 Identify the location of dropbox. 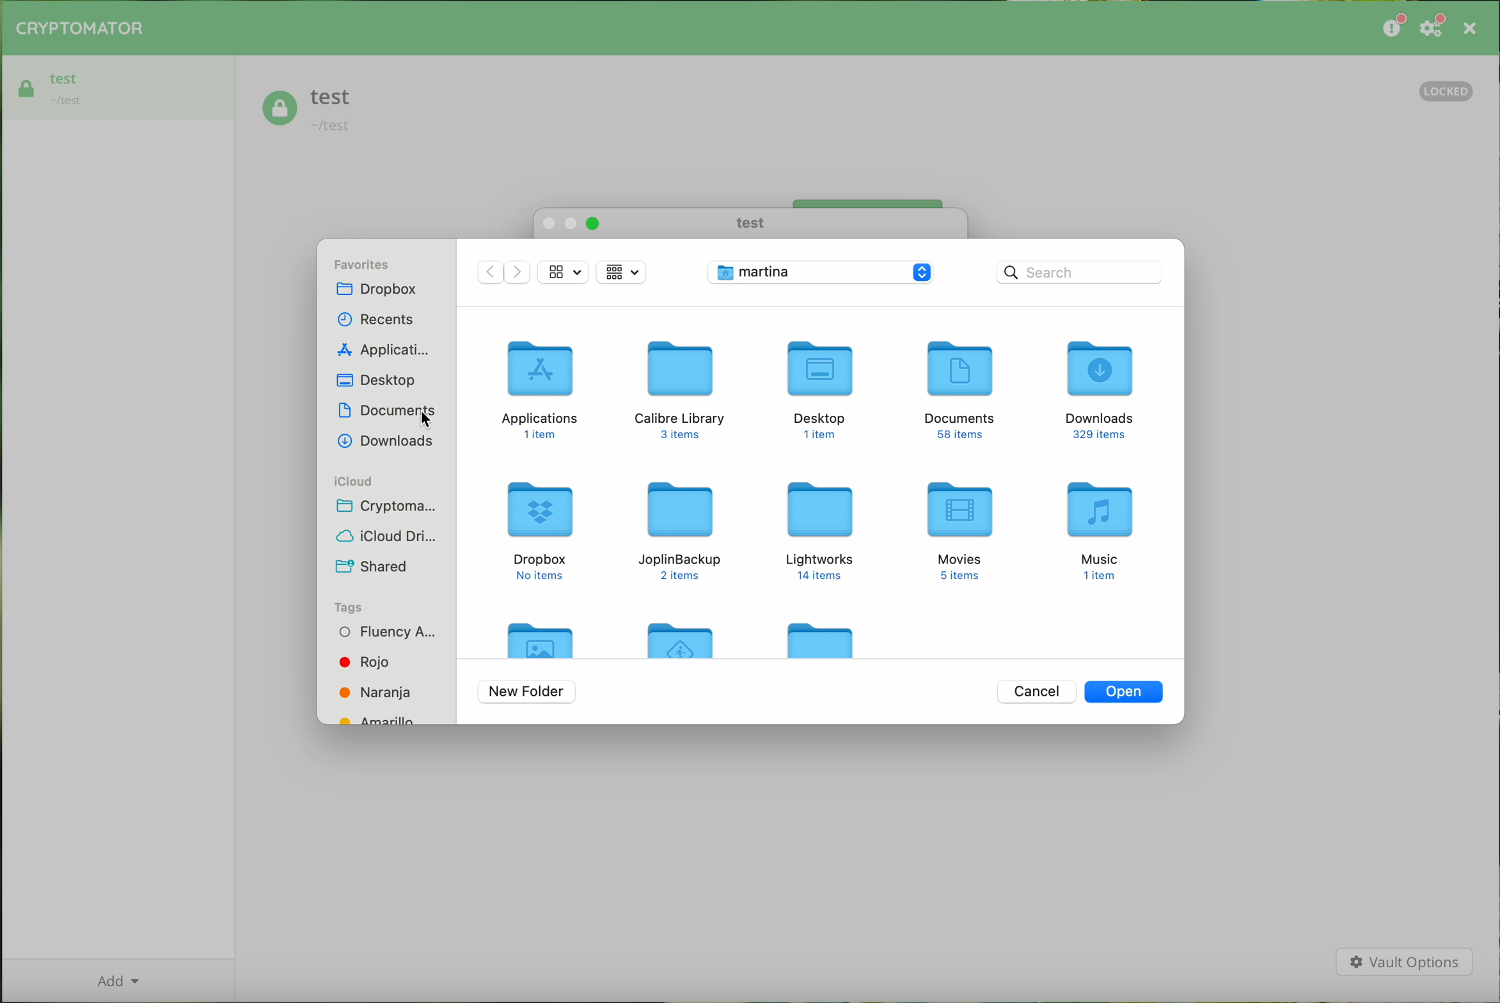
(381, 291).